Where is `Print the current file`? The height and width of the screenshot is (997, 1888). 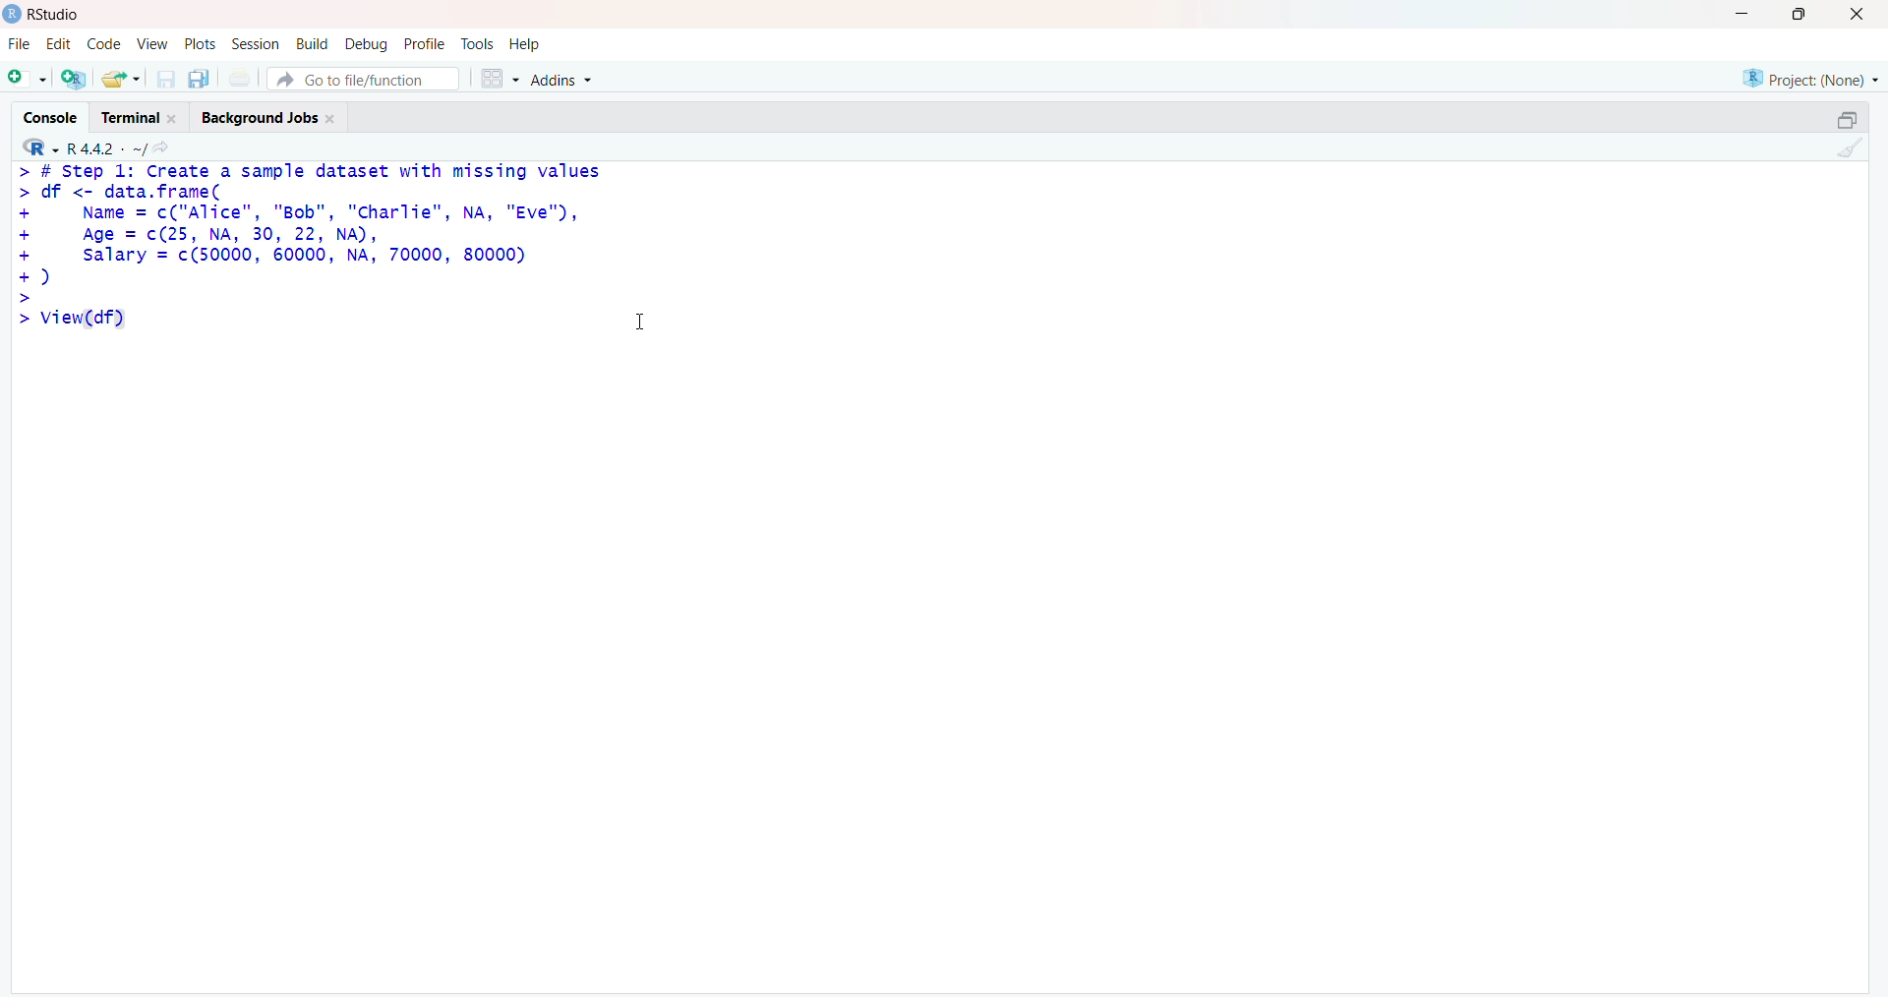 Print the current file is located at coordinates (242, 77).